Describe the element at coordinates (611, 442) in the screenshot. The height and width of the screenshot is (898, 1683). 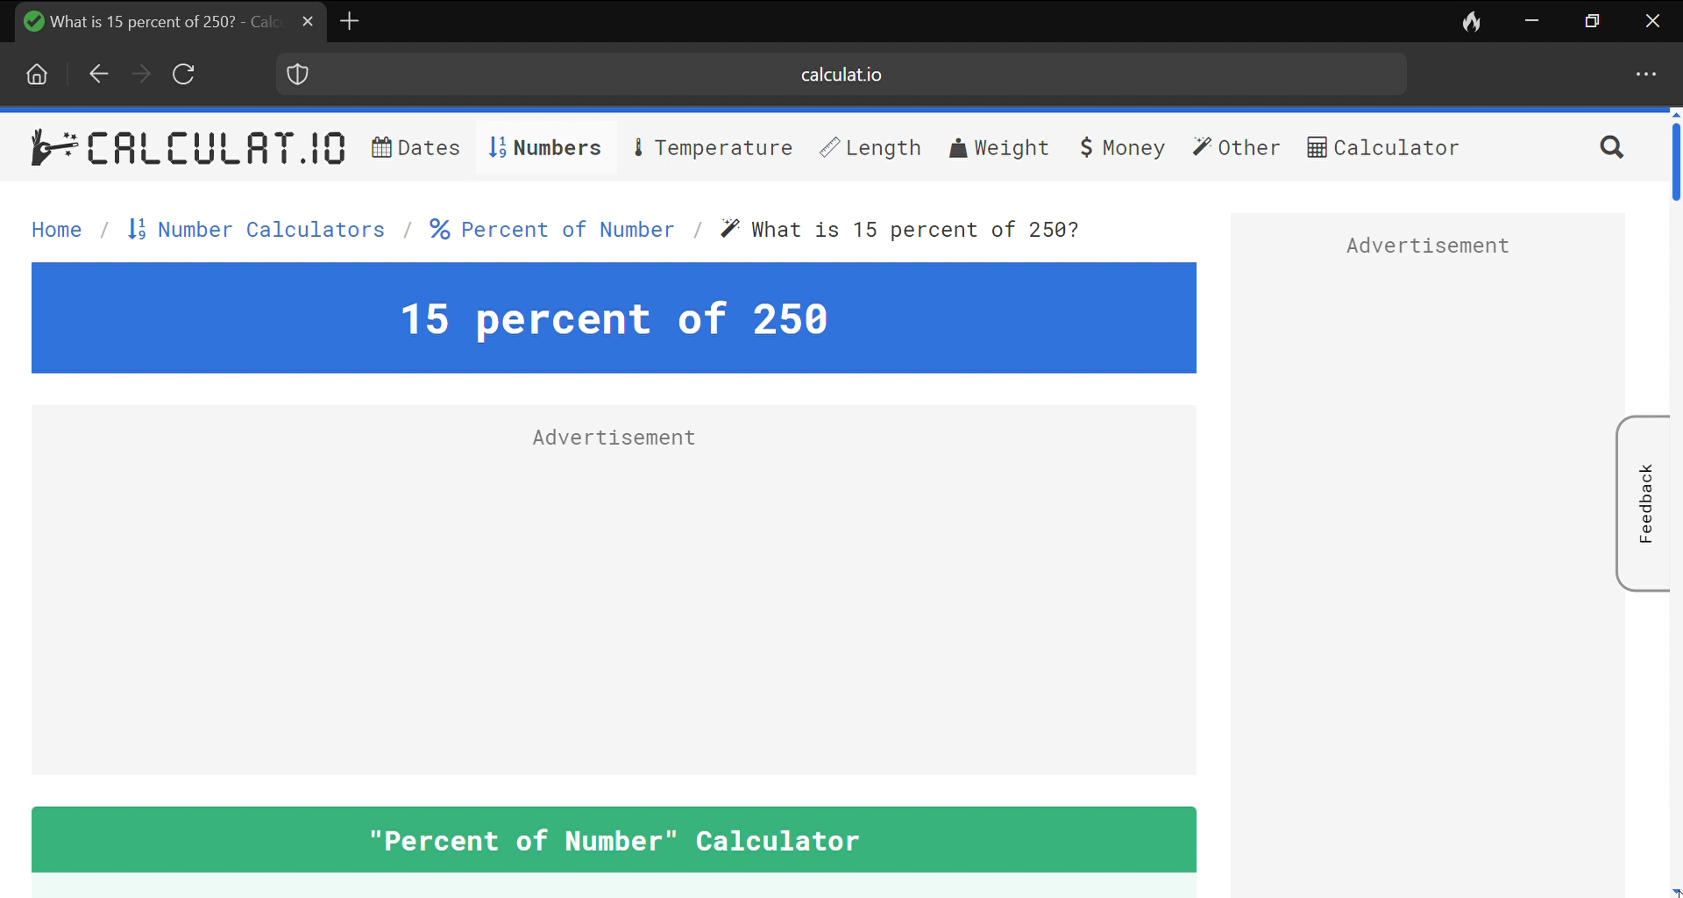
I see `Advertisement` at that location.